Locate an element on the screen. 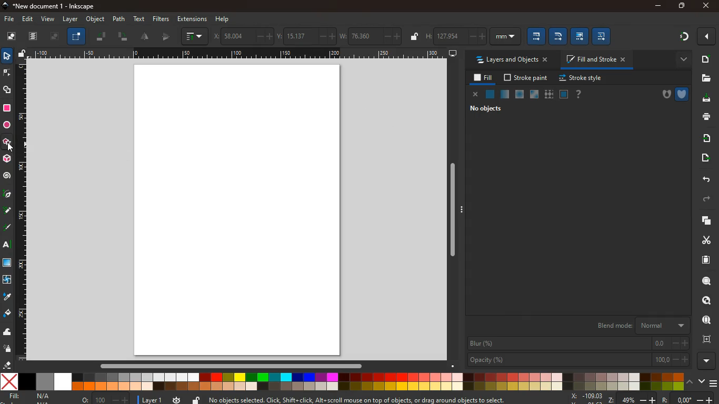 The width and height of the screenshot is (719, 404). o is located at coordinates (106, 399).